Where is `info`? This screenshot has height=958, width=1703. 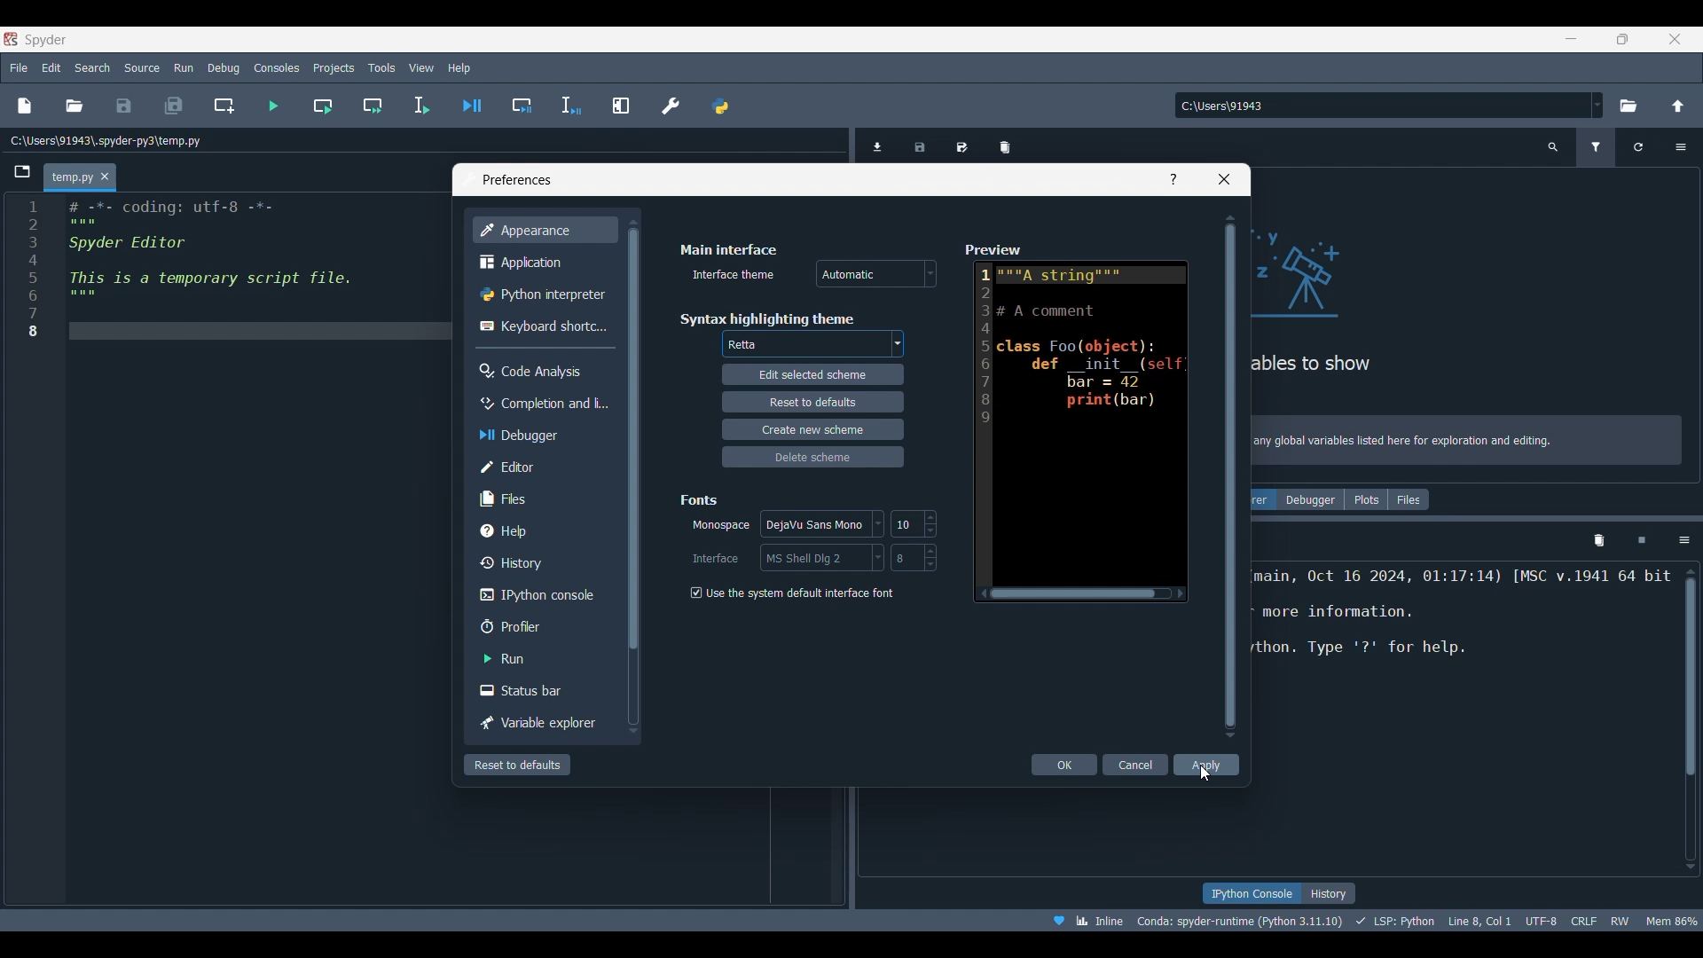 info is located at coordinates (1469, 443).